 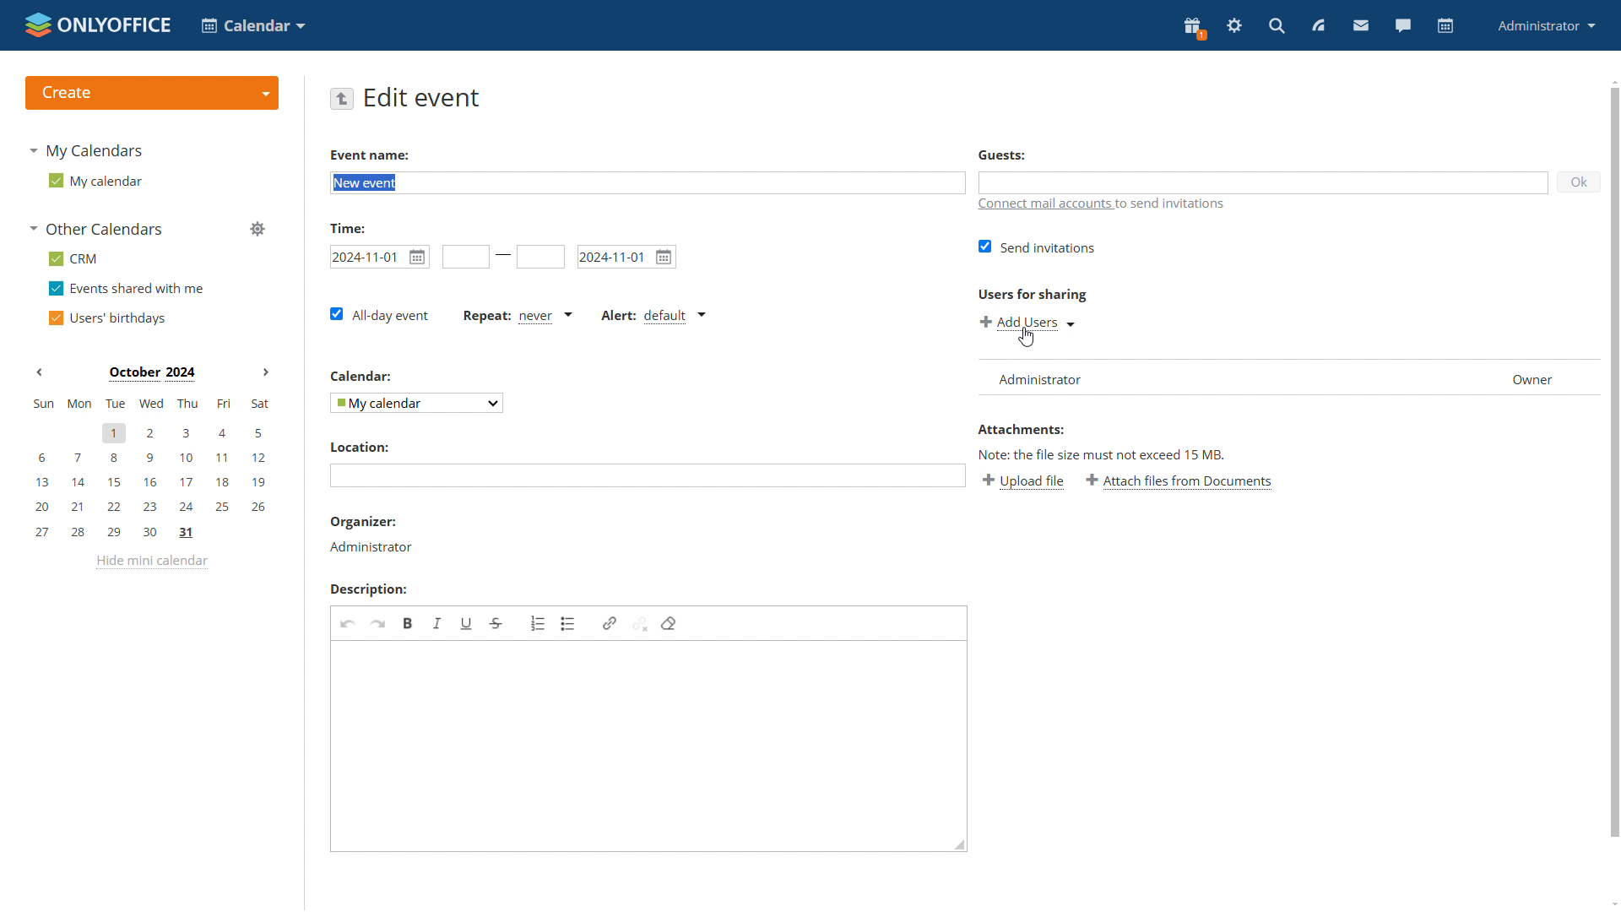 What do you see at coordinates (1359, 25) in the screenshot?
I see `mail` at bounding box center [1359, 25].